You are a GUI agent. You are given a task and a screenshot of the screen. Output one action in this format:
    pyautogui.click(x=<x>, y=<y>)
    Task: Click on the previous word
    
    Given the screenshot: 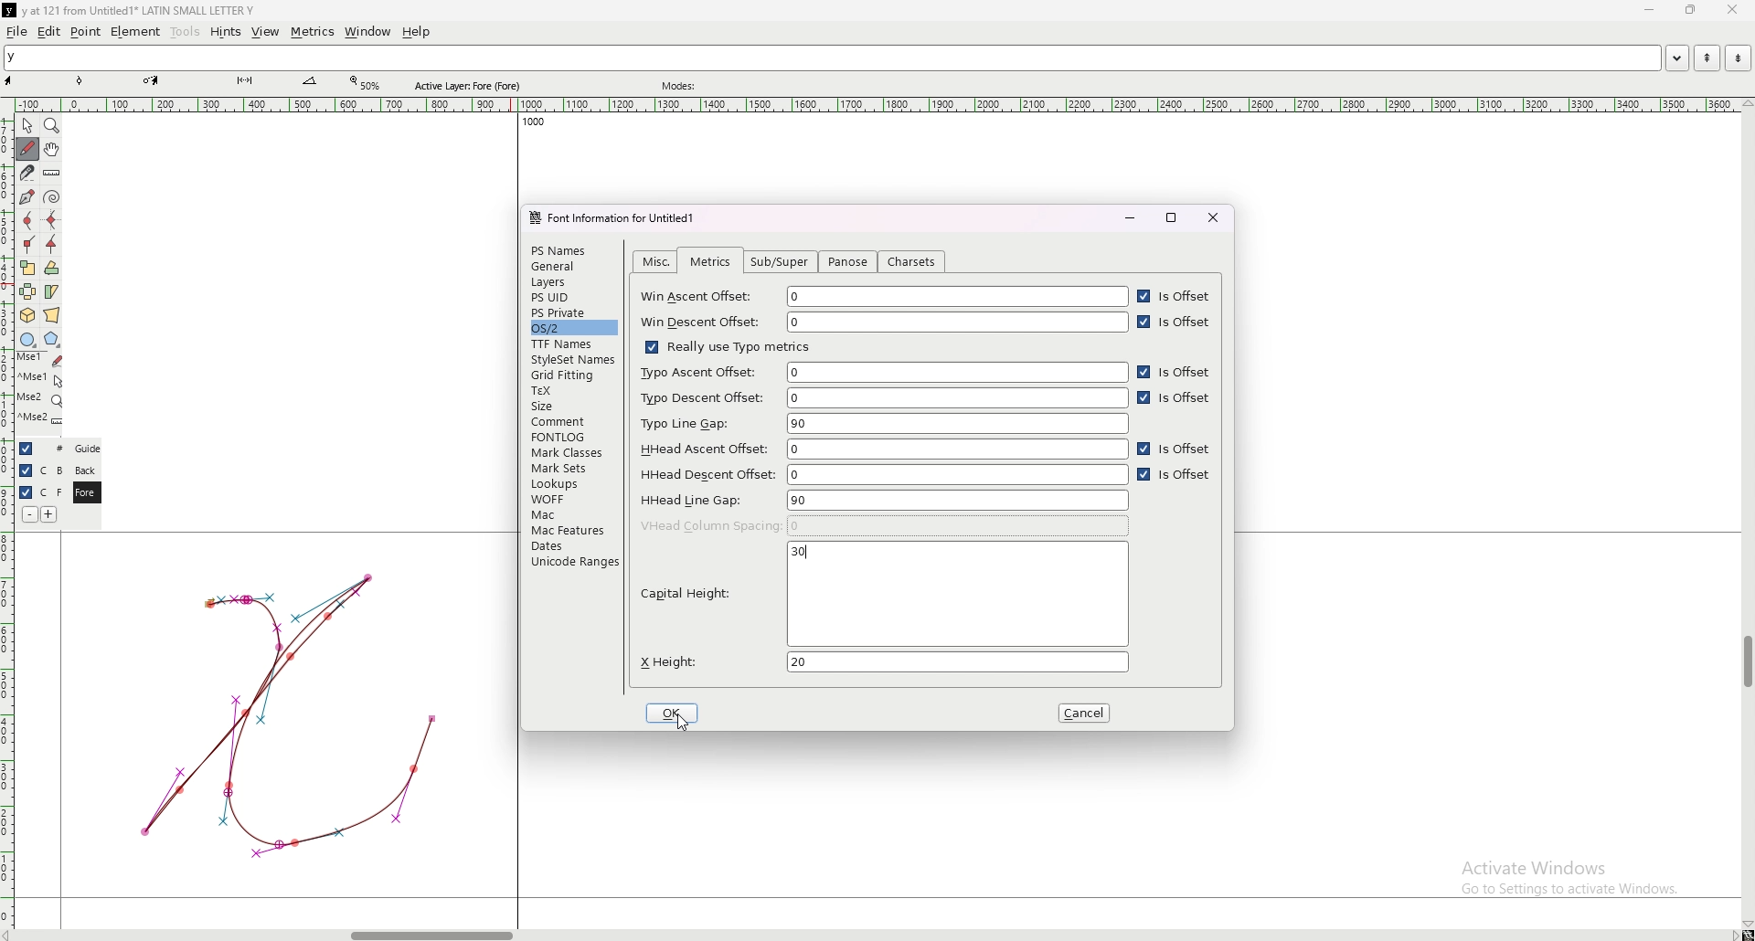 What is the action you would take?
    pyautogui.click(x=1705, y=58)
    